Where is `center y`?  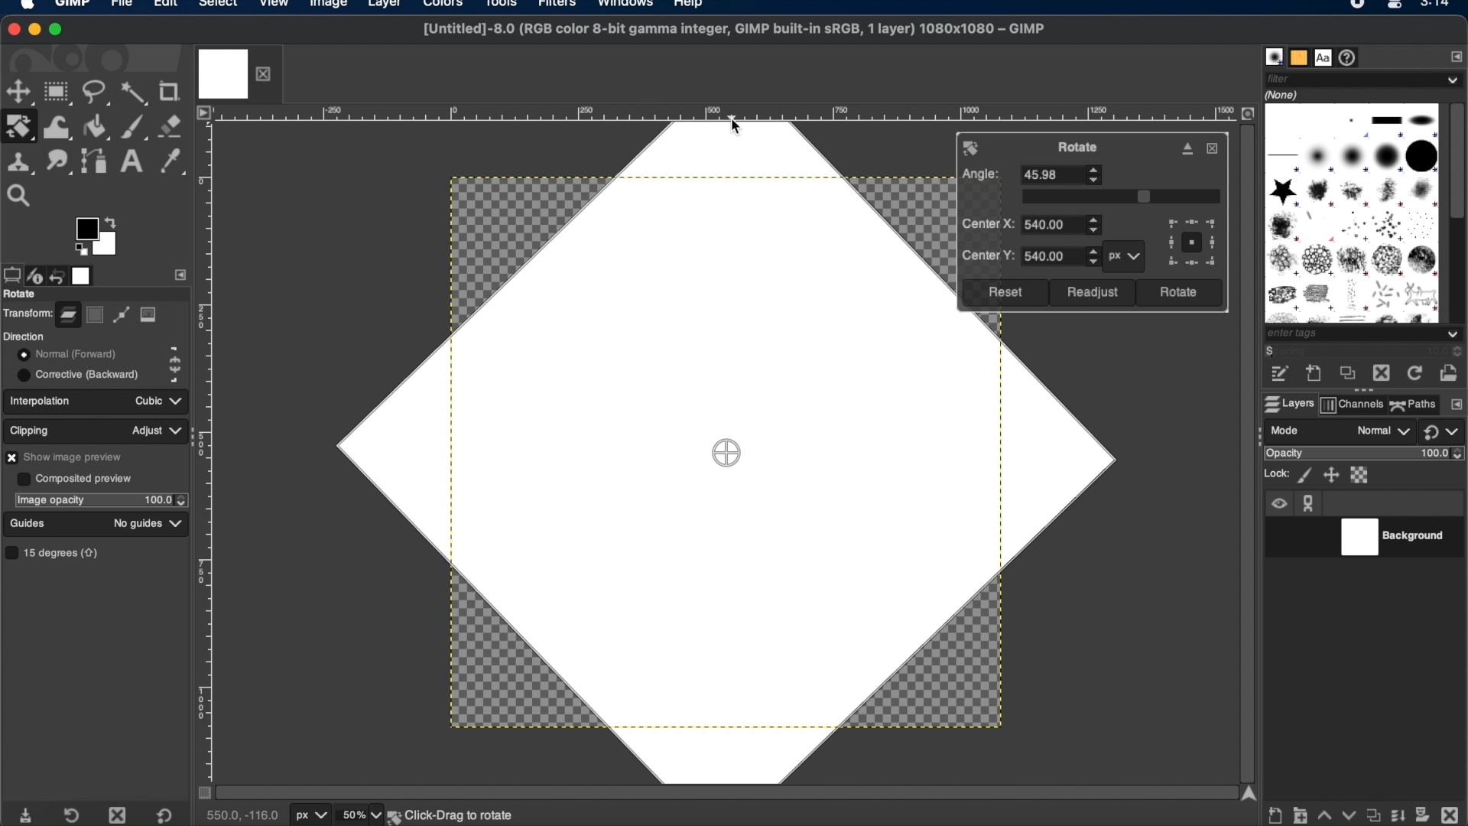
center y is located at coordinates (1028, 256).